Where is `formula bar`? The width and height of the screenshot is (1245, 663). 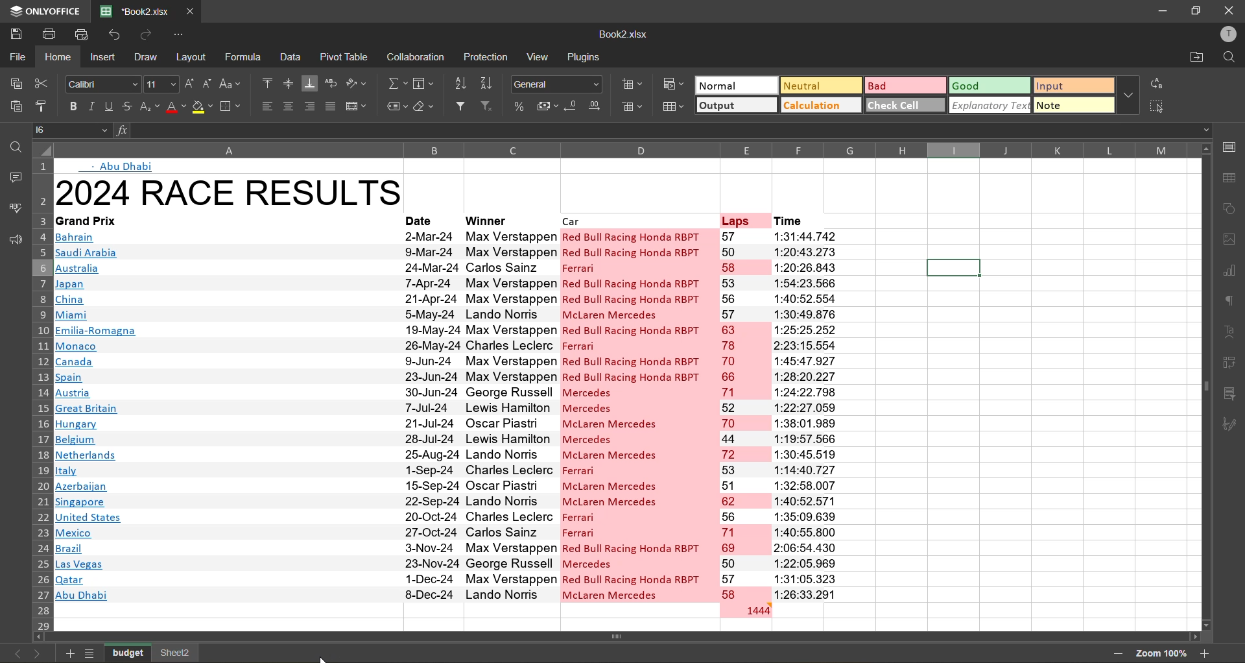
formula bar is located at coordinates (656, 130).